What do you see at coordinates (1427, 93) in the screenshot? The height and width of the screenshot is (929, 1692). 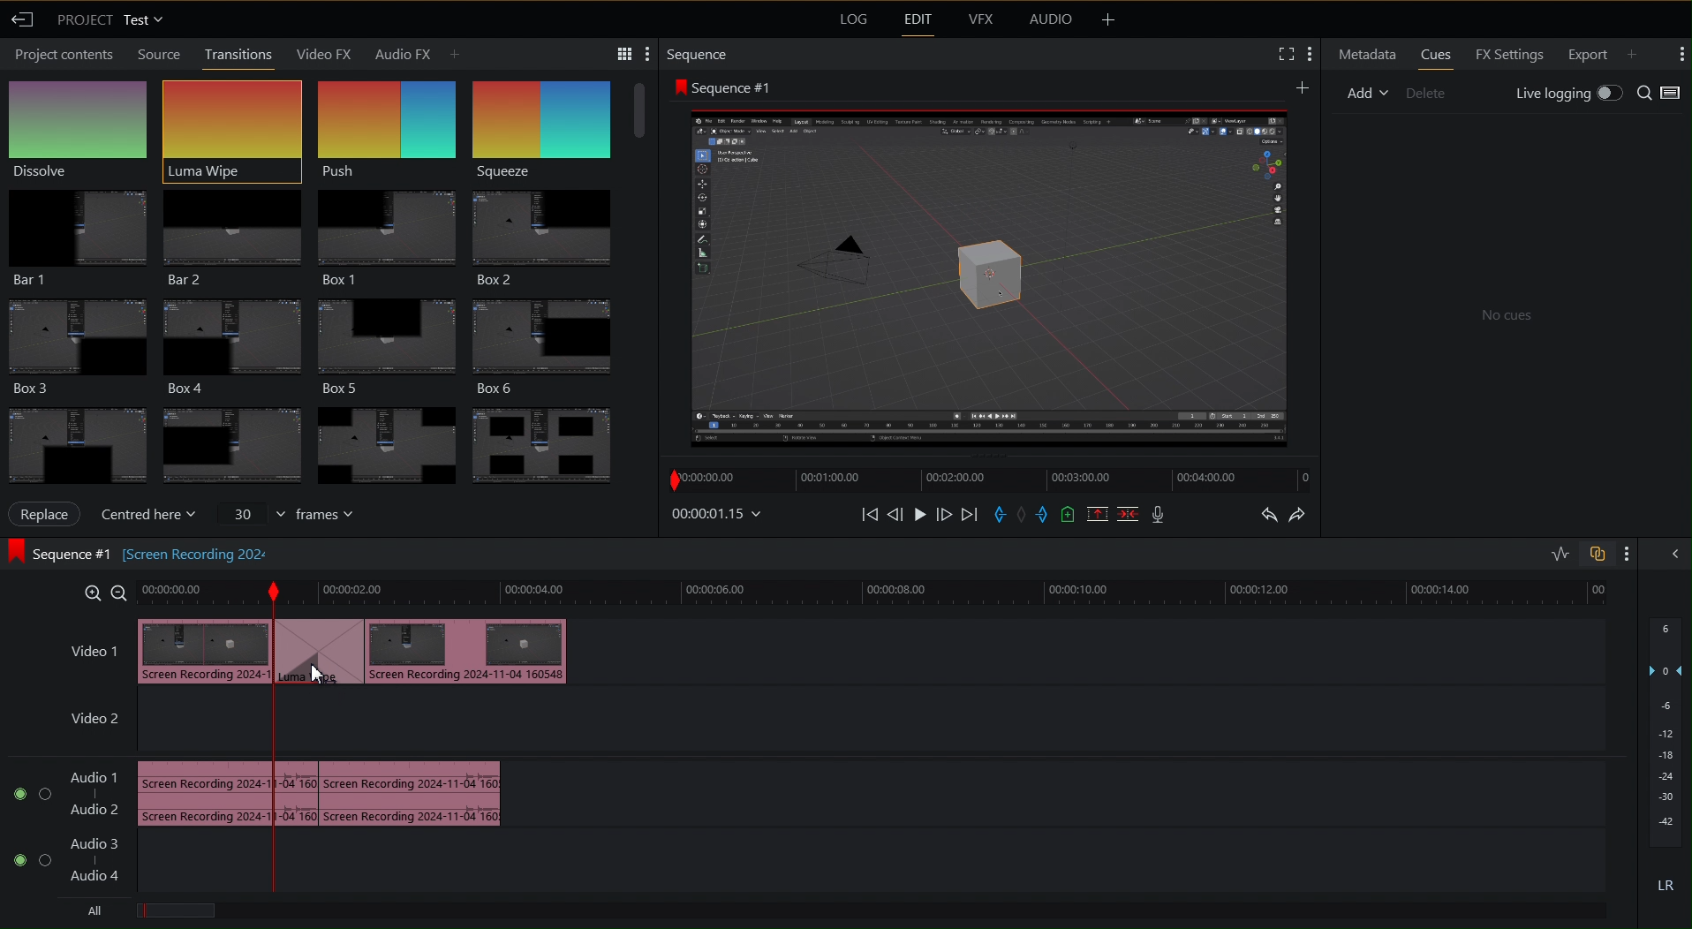 I see `Delete` at bounding box center [1427, 93].